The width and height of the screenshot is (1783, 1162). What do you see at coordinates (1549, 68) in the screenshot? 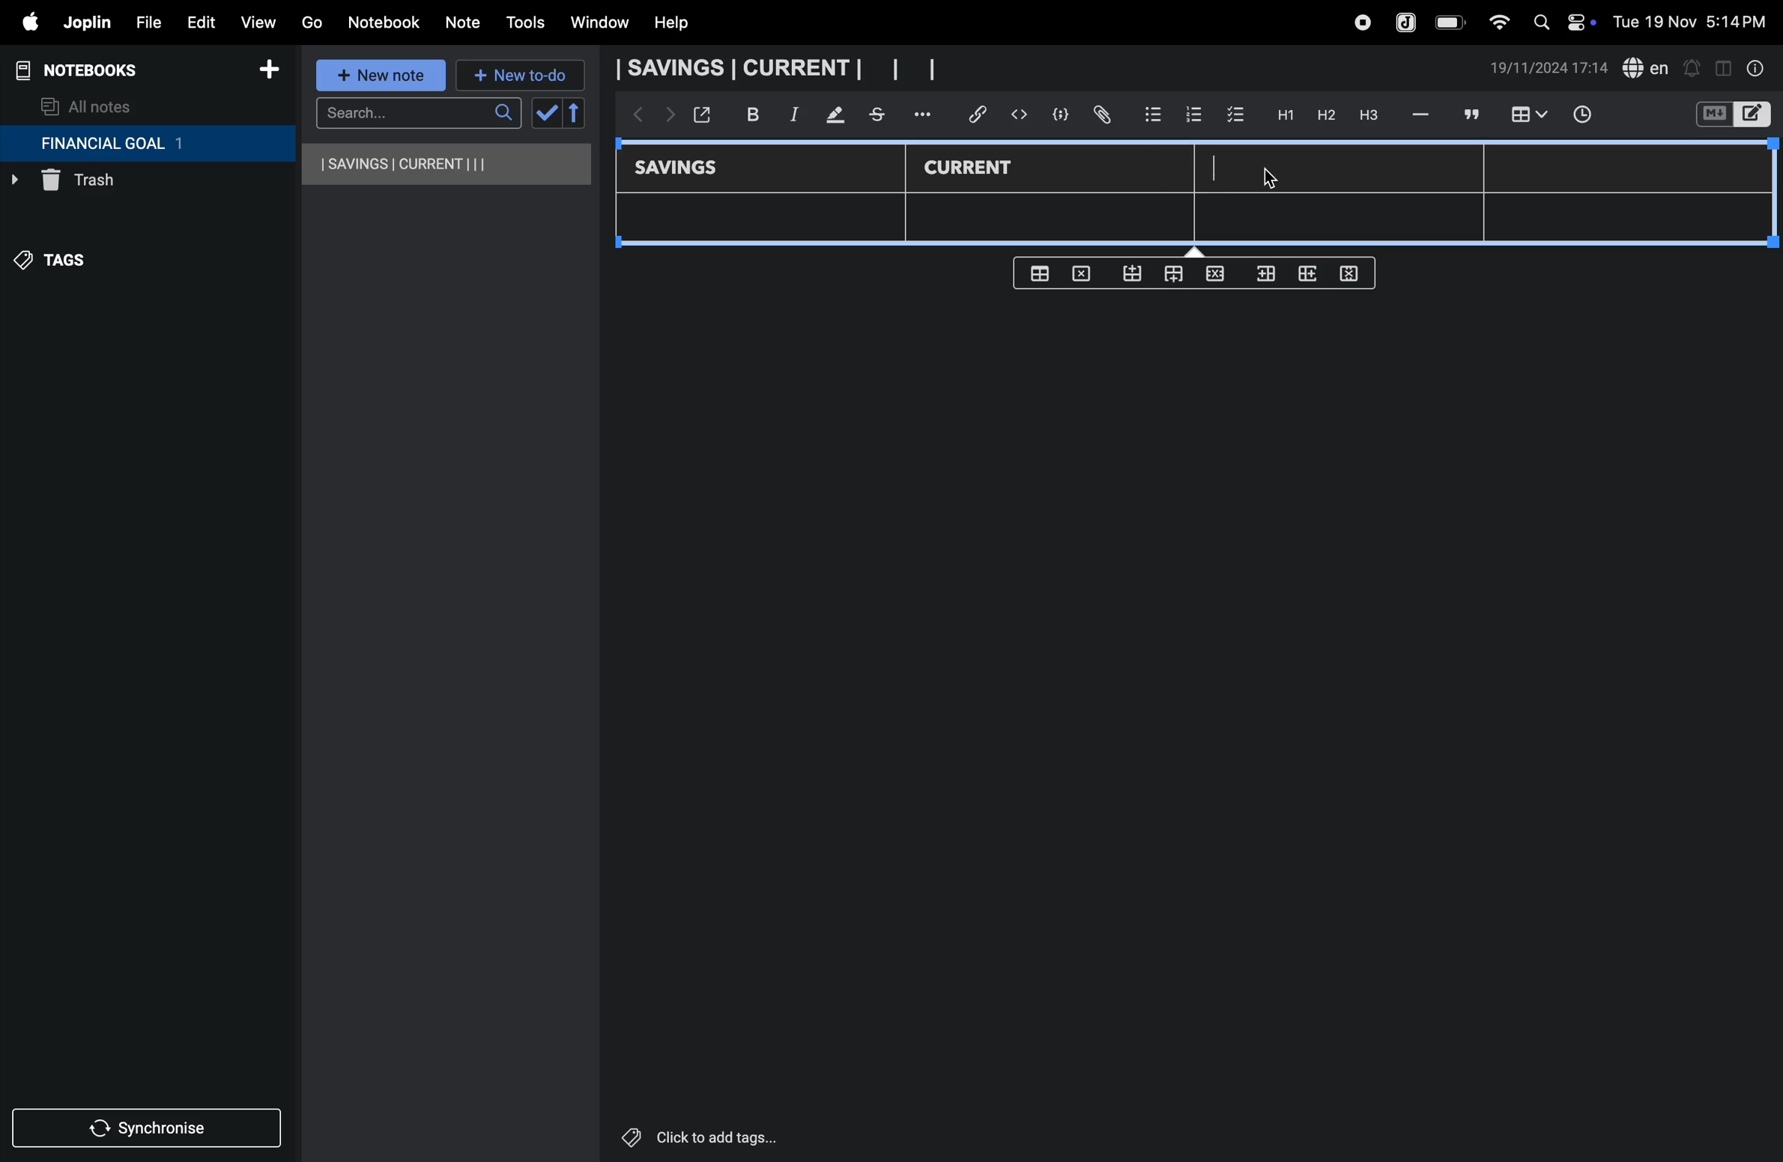
I see `date and time` at bounding box center [1549, 68].